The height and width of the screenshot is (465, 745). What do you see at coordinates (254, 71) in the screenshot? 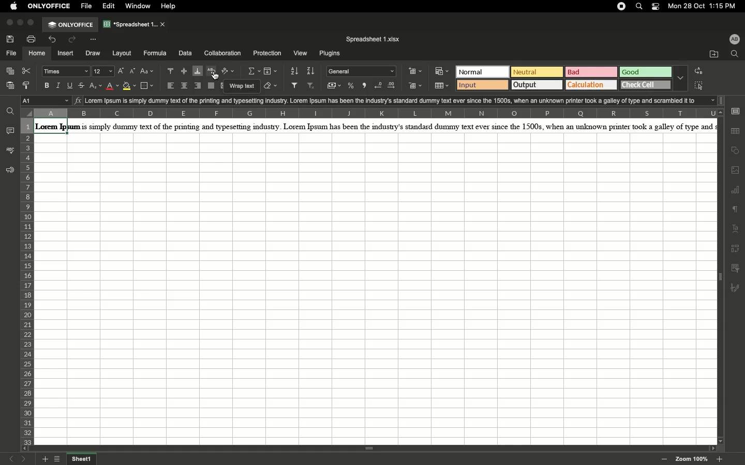
I see `Summation` at bounding box center [254, 71].